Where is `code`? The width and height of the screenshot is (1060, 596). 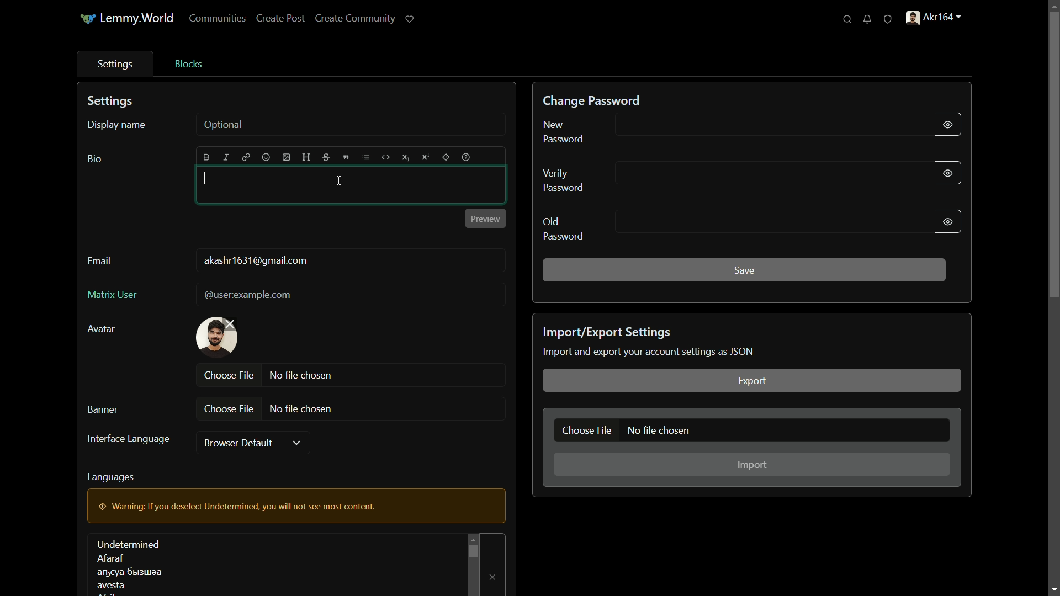 code is located at coordinates (385, 158).